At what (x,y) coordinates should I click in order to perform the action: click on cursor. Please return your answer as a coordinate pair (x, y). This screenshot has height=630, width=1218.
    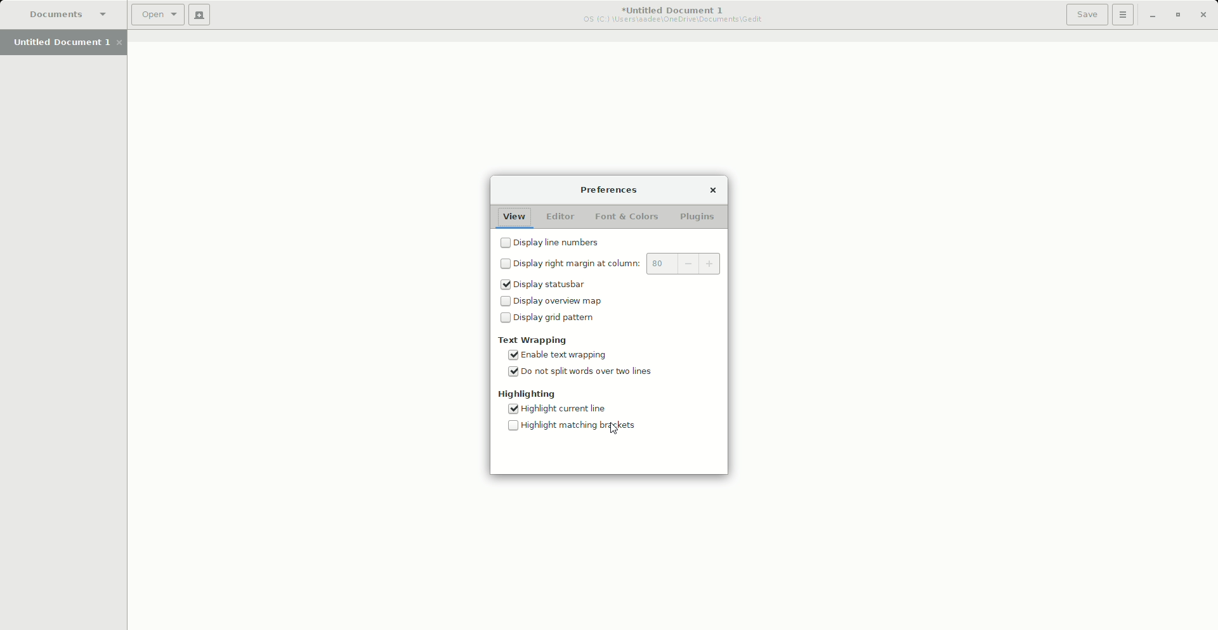
    Looking at the image, I should click on (622, 430).